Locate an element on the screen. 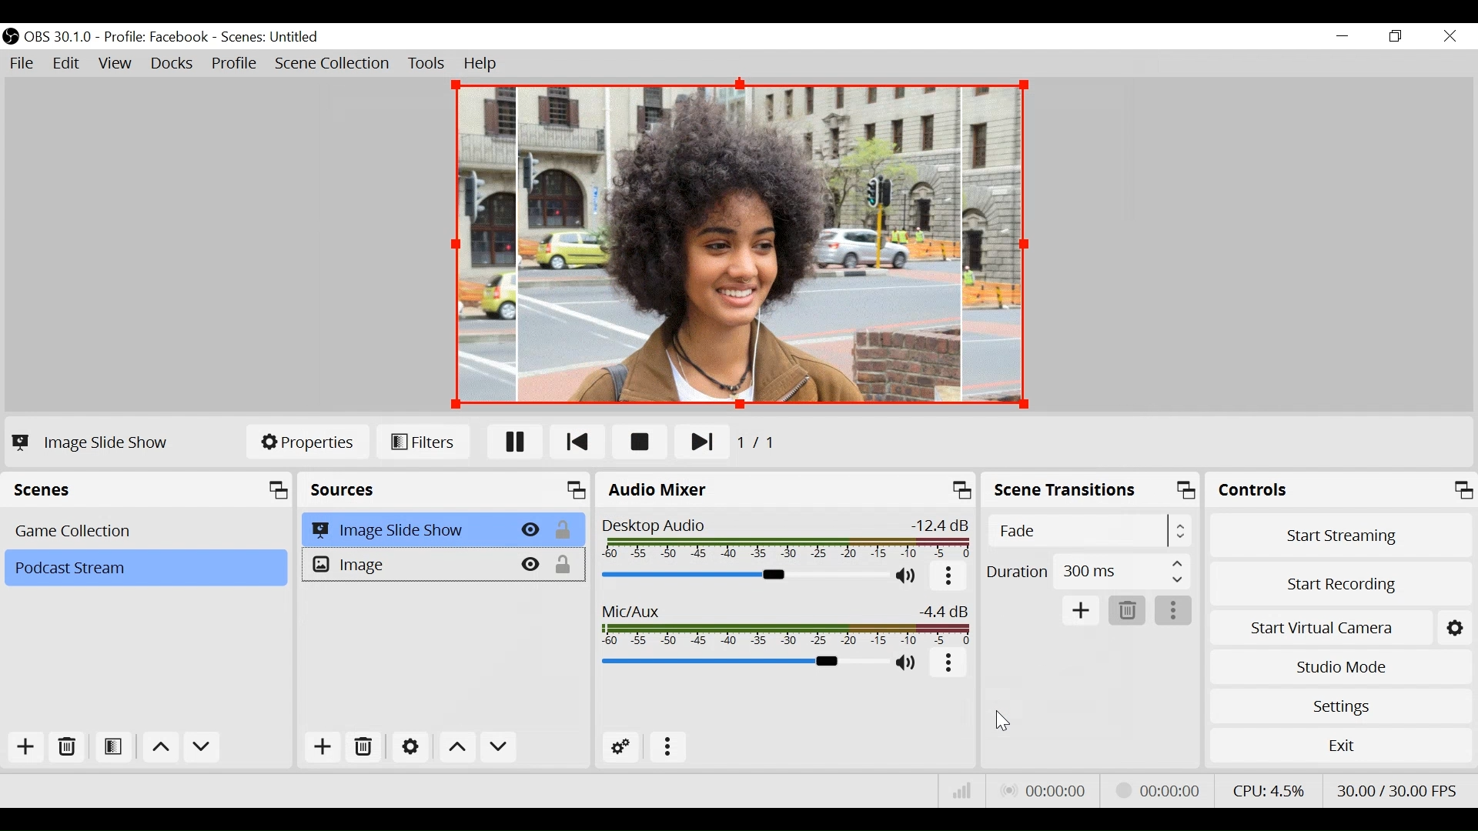  File is located at coordinates (25, 64).